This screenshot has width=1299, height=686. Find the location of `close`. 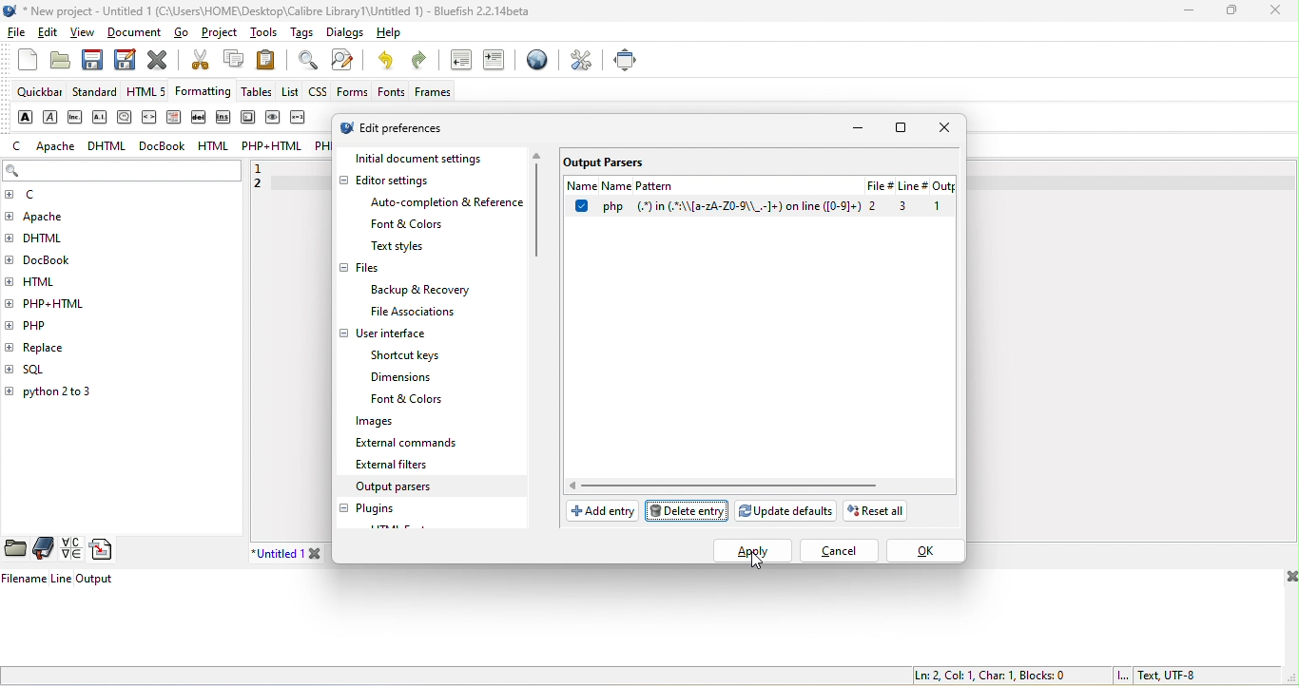

close is located at coordinates (941, 128).